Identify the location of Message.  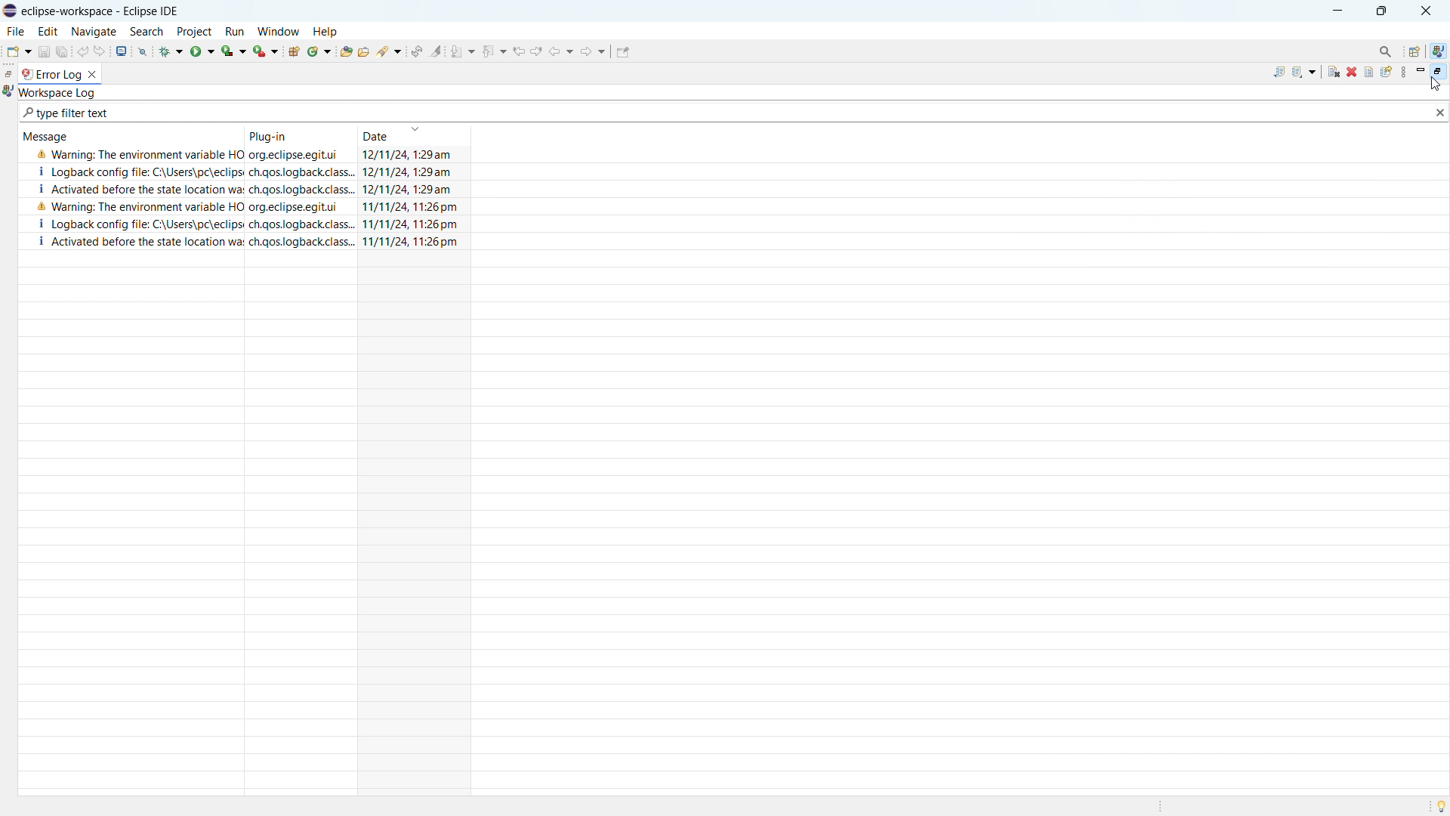
(51, 135).